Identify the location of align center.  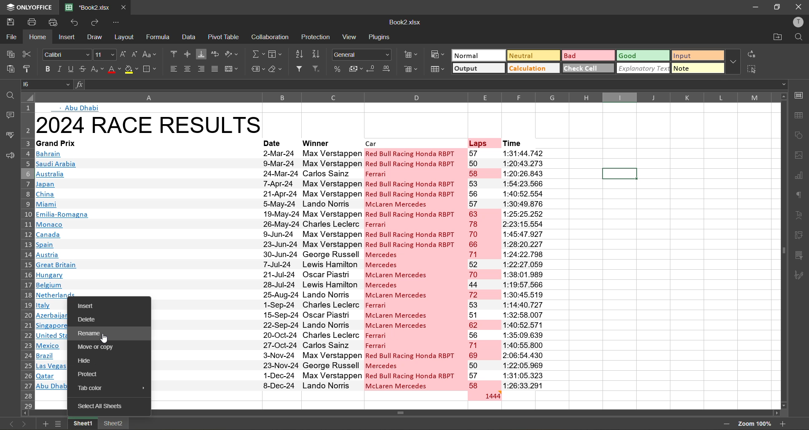
(188, 68).